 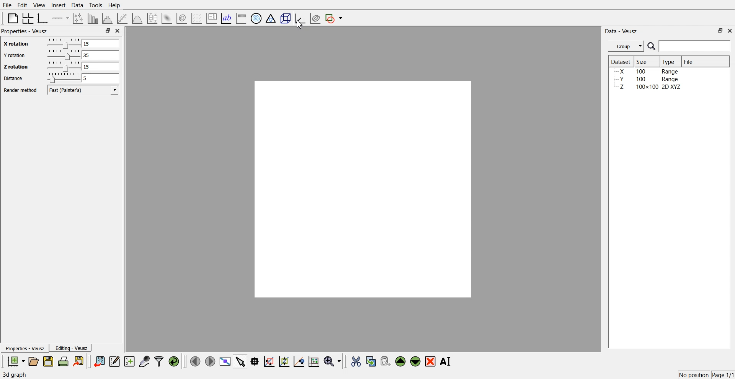 I want to click on Ternary Graph, so click(x=271, y=18).